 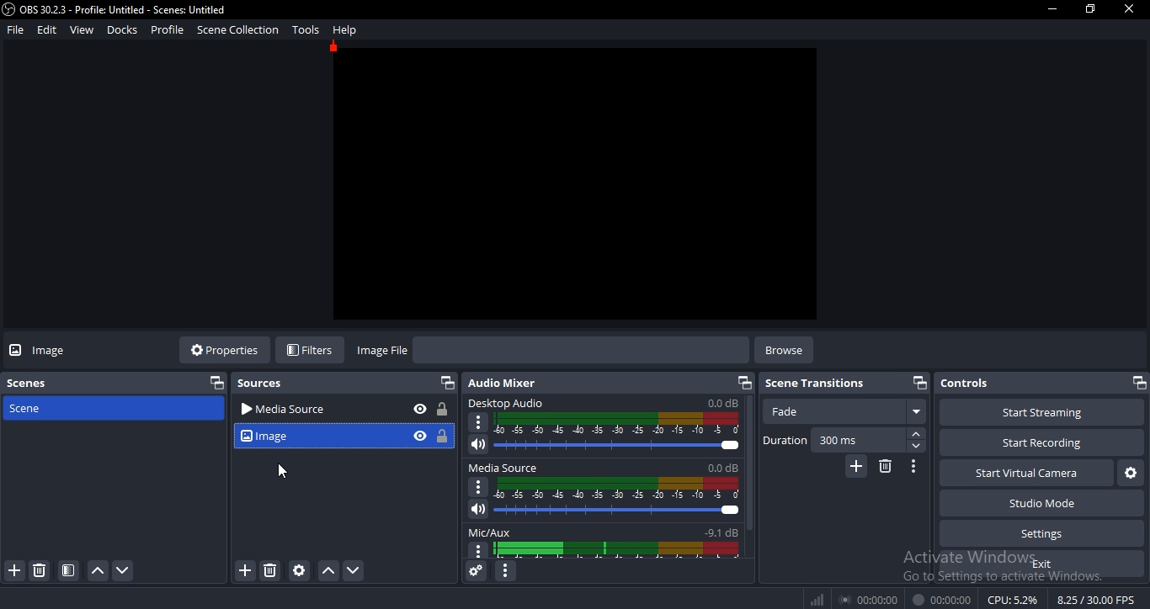 What do you see at coordinates (381, 351) in the screenshot?
I see `image file` at bounding box center [381, 351].